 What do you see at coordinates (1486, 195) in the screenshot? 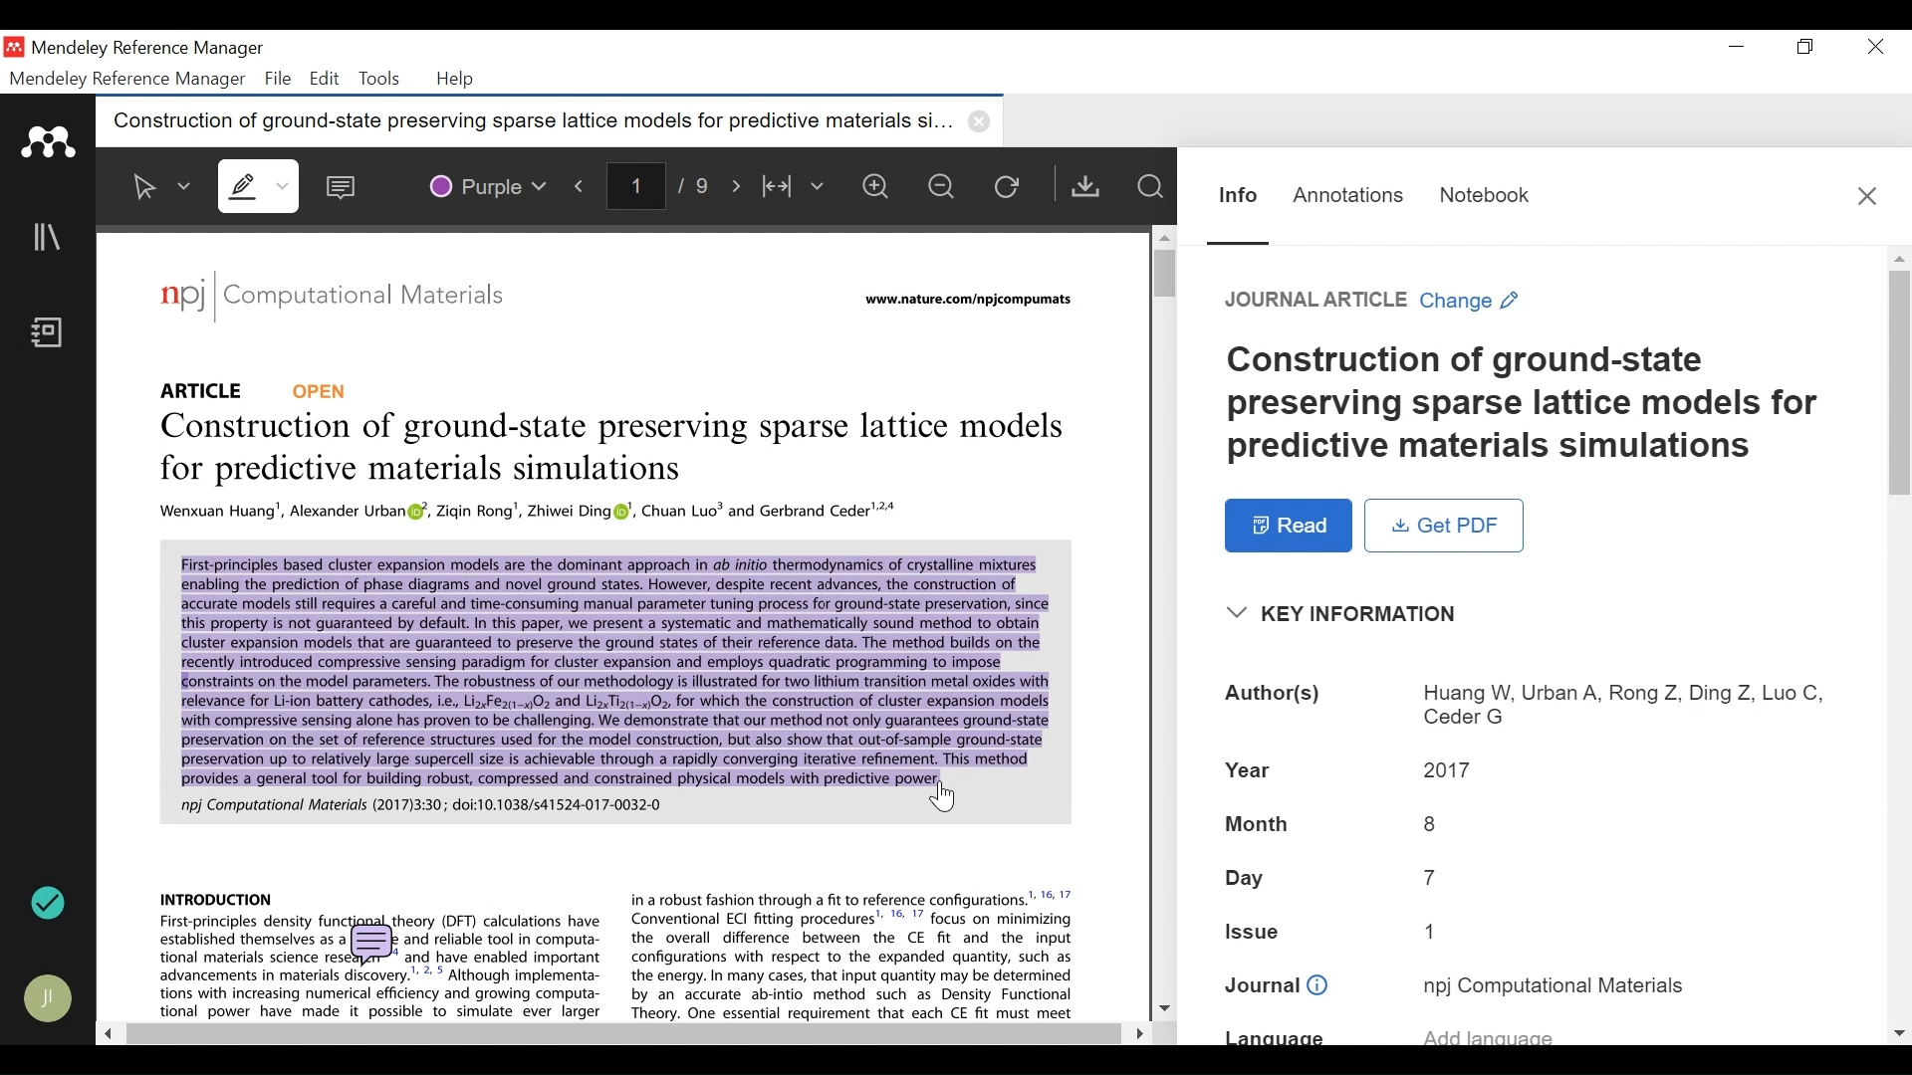
I see `Notebook` at bounding box center [1486, 195].